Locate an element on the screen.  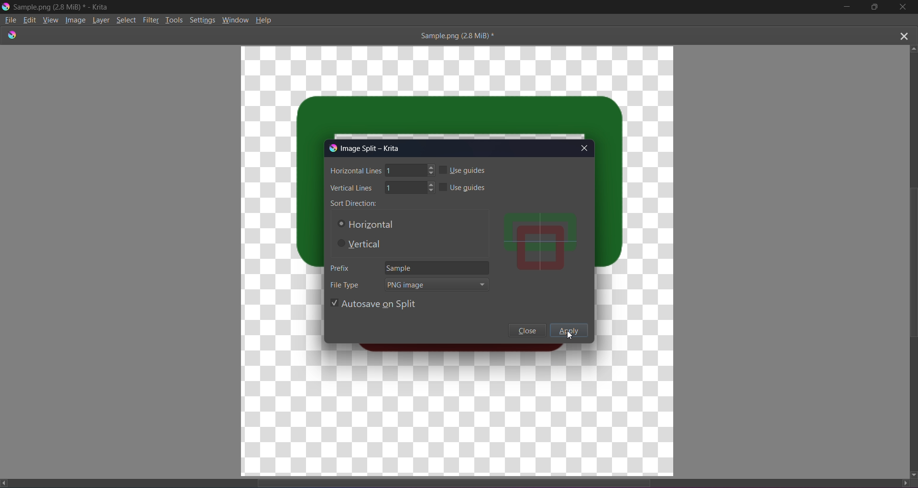
Help is located at coordinates (265, 19).